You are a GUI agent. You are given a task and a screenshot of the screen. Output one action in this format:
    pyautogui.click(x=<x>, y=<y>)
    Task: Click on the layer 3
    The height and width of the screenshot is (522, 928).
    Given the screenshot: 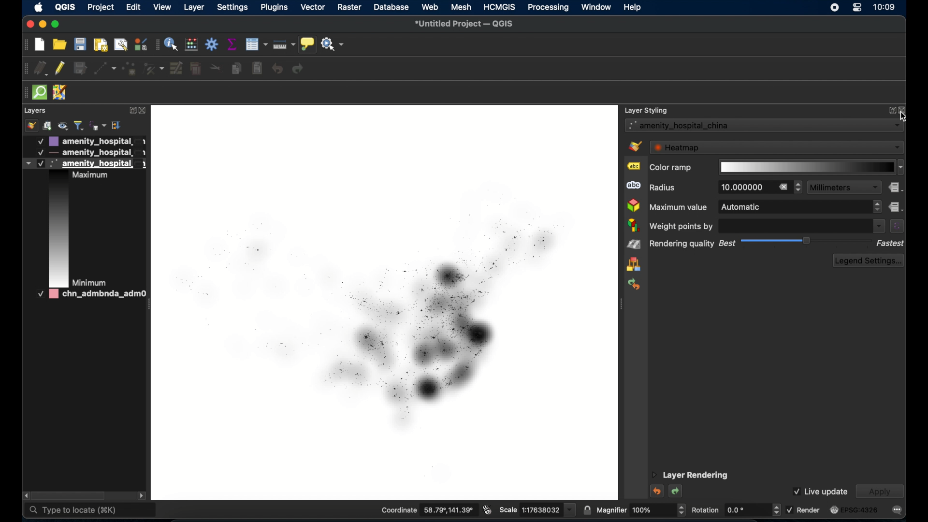 What is the action you would take?
    pyautogui.click(x=83, y=163)
    